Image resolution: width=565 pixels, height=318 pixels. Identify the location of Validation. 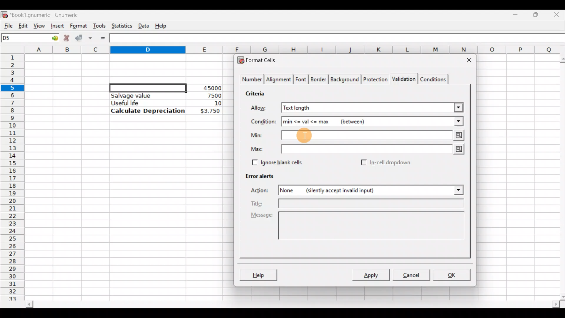
(403, 79).